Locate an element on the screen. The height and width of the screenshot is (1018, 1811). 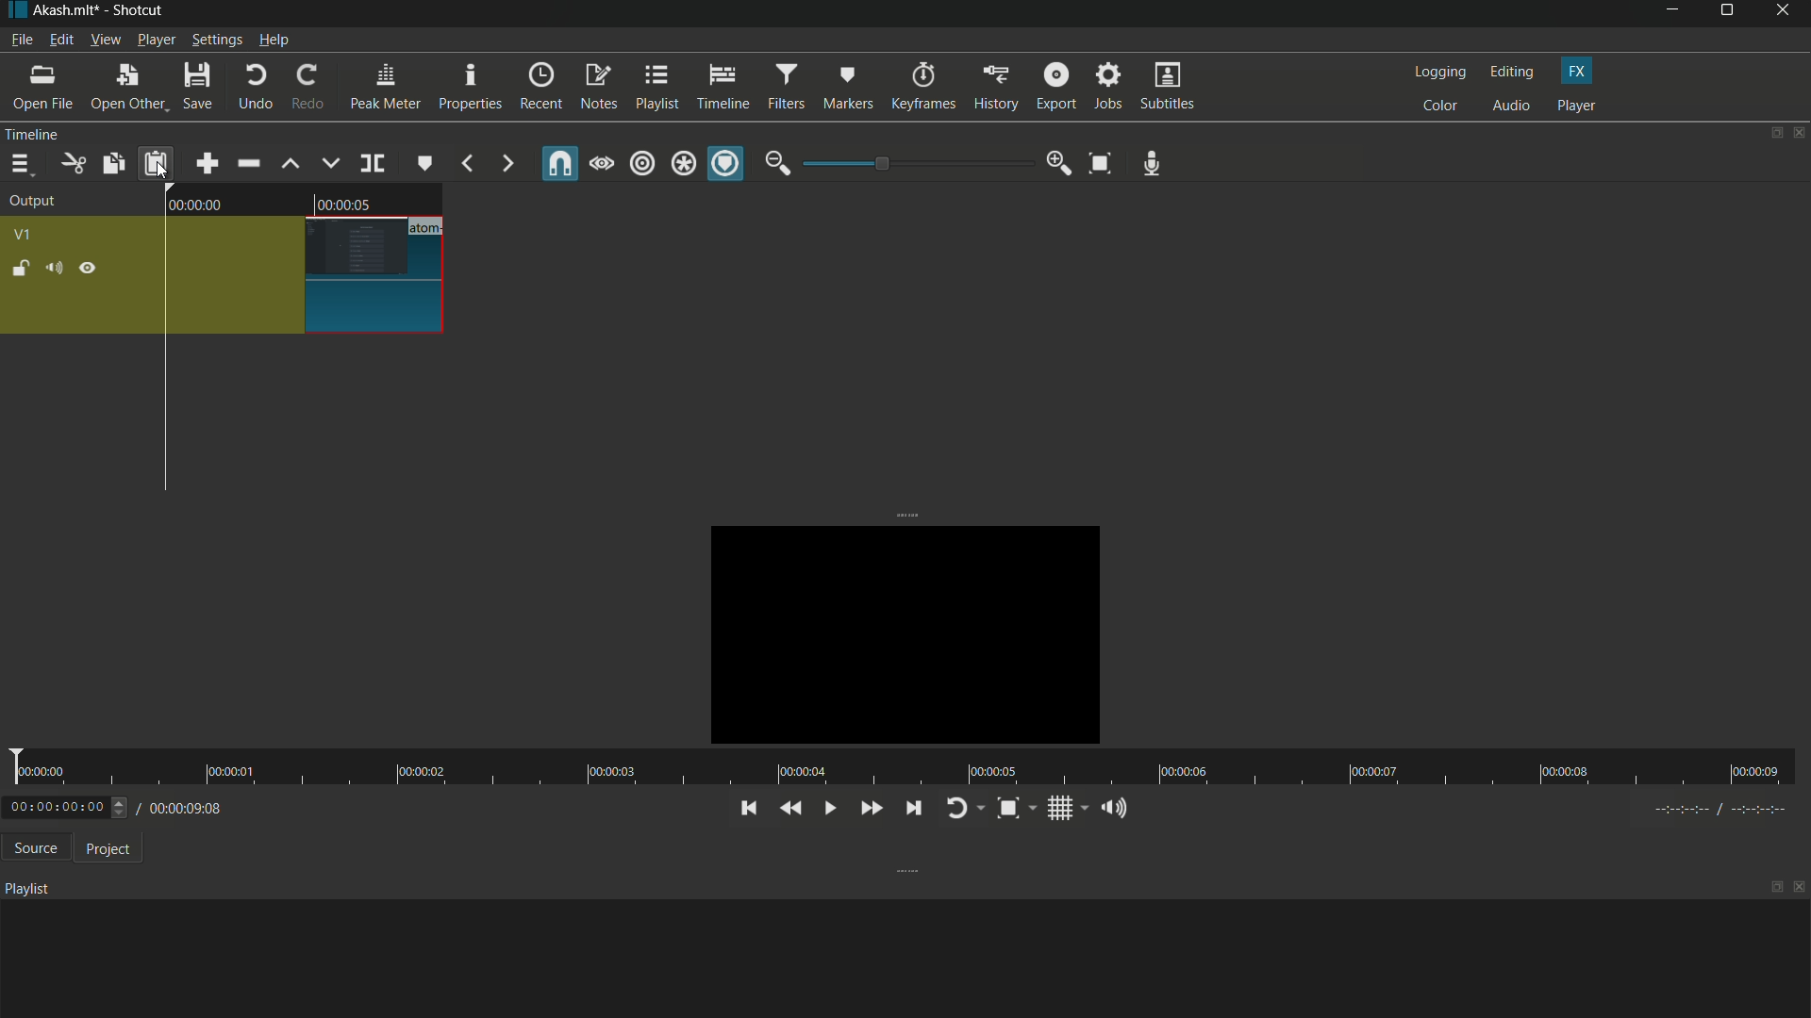
Timeline is located at coordinates (67, 134).